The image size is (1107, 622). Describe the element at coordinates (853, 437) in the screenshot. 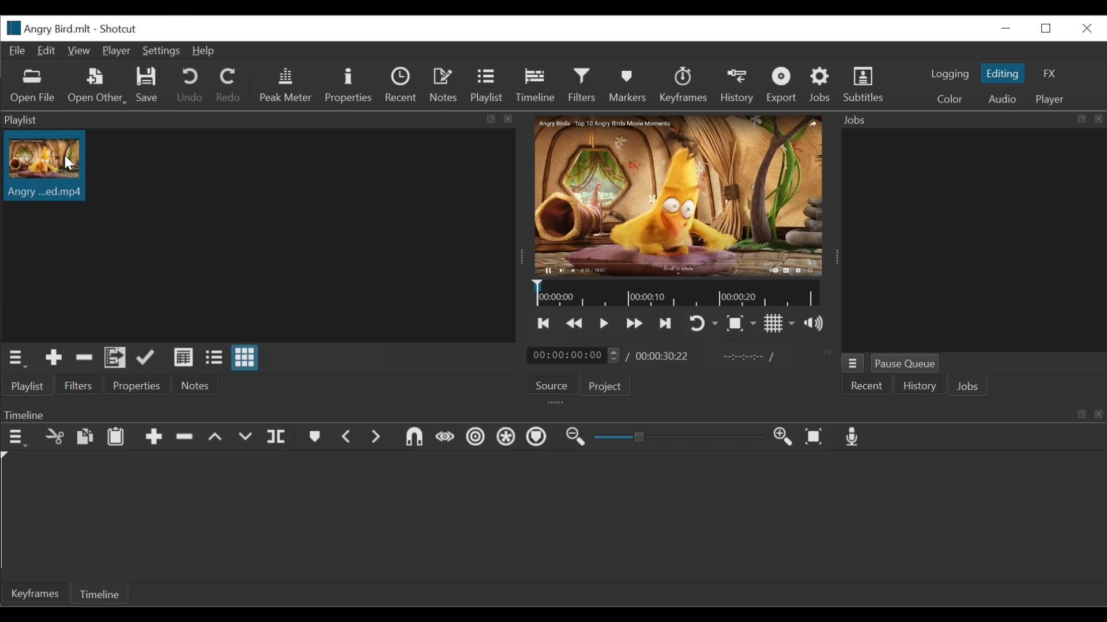

I see `Record audio` at that location.